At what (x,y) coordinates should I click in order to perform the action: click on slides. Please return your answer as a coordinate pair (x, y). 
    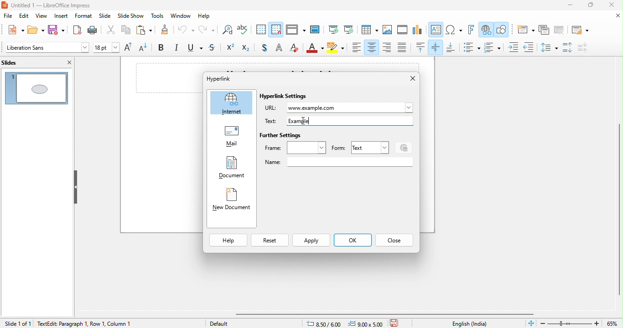
    Looking at the image, I should click on (17, 62).